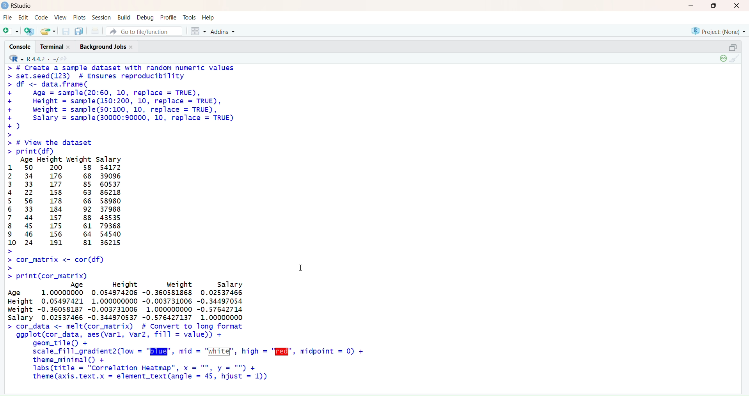 This screenshot has width=749, height=396. Describe the element at coordinates (18, 6) in the screenshot. I see `RStudio` at that location.